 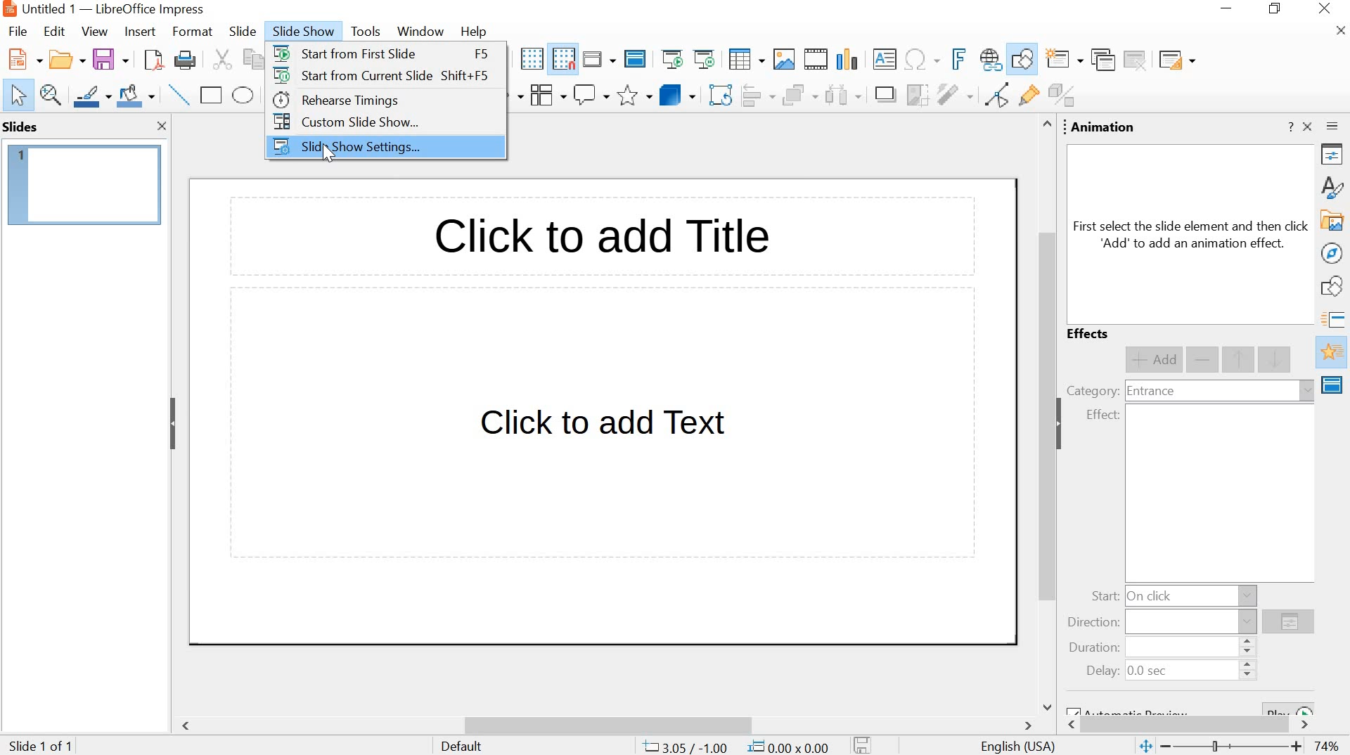 I want to click on effect, so click(x=1102, y=415).